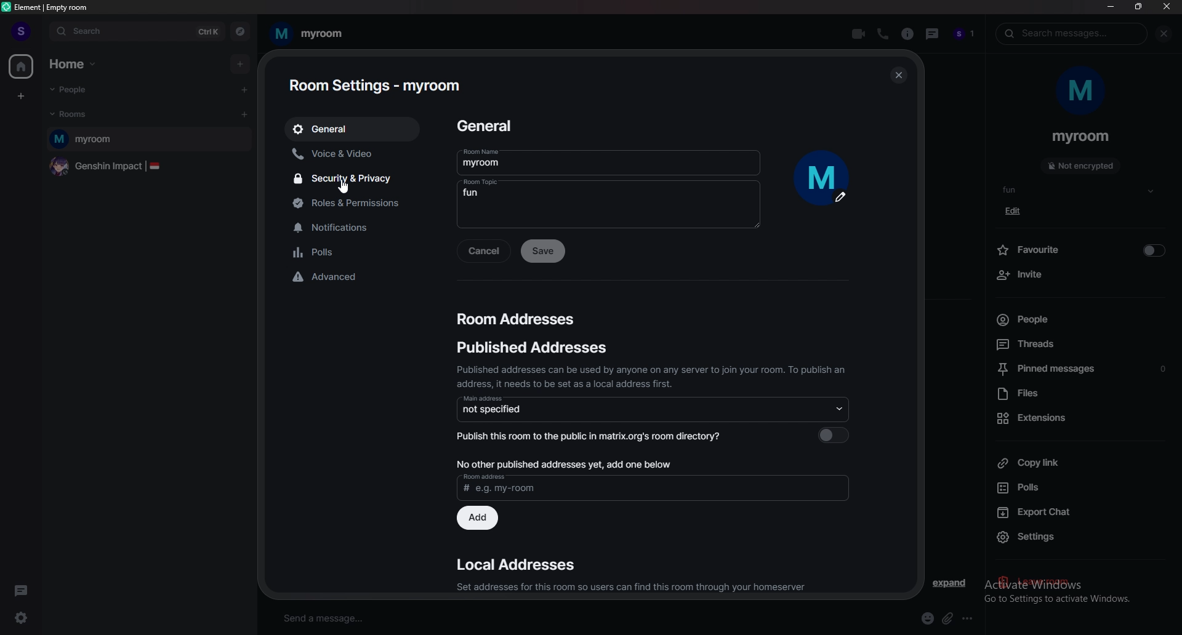  Describe the element at coordinates (1085, 368) in the screenshot. I see `pinned message` at that location.